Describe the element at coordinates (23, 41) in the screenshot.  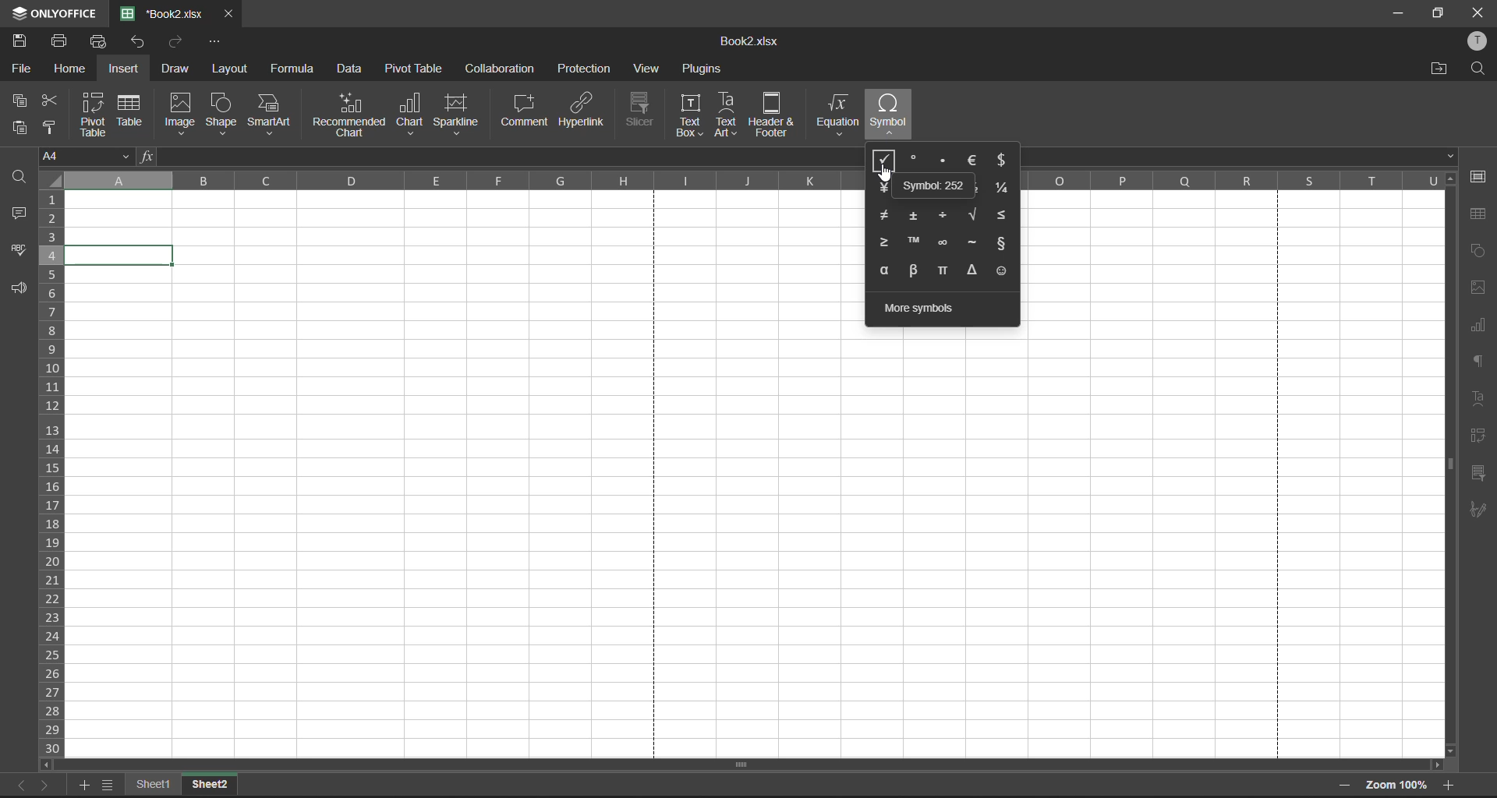
I see `save` at that location.